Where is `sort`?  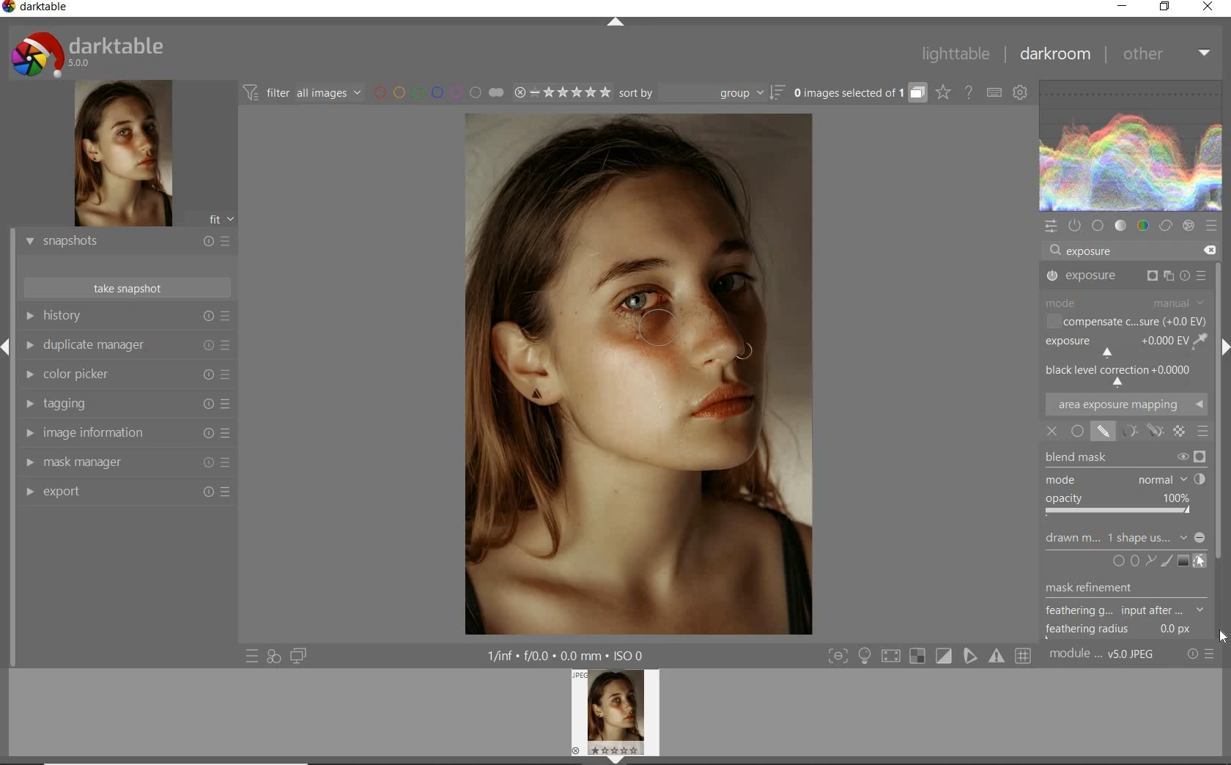 sort is located at coordinates (702, 92).